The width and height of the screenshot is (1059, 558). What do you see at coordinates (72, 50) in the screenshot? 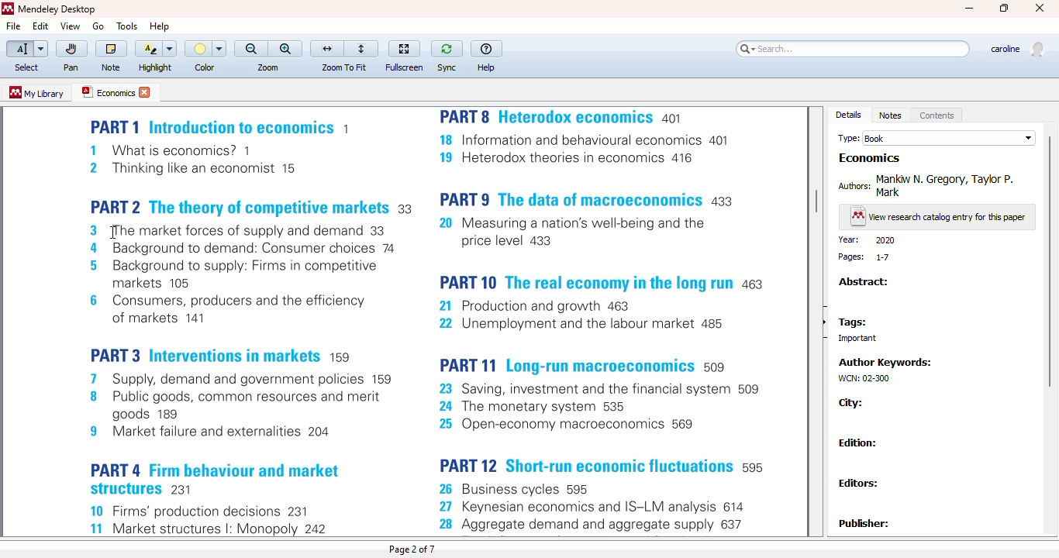
I see `pan` at bounding box center [72, 50].